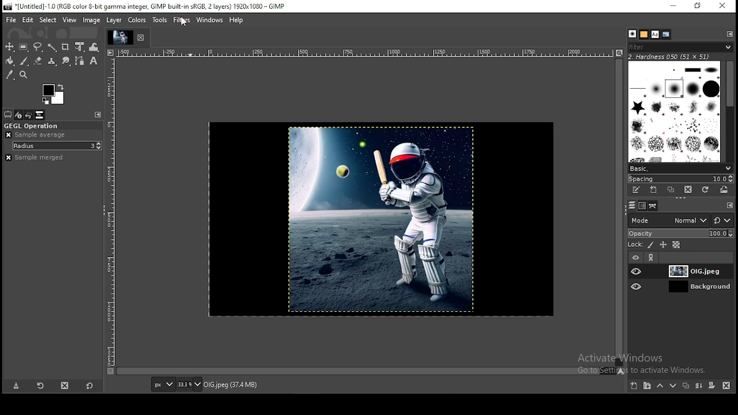 The image size is (738, 415). What do you see at coordinates (184, 22) in the screenshot?
I see `mouse pointer` at bounding box center [184, 22].